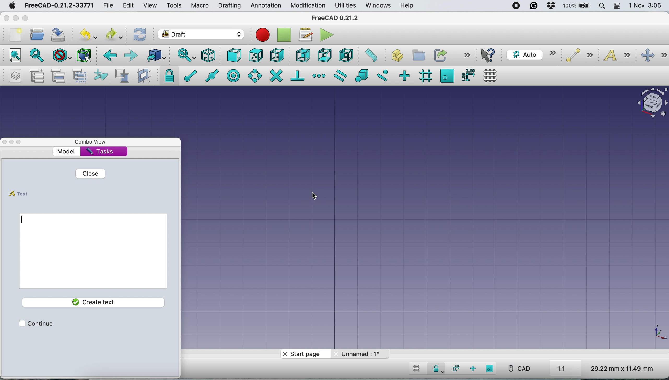 The width and height of the screenshot is (669, 380). What do you see at coordinates (21, 195) in the screenshot?
I see `text` at bounding box center [21, 195].